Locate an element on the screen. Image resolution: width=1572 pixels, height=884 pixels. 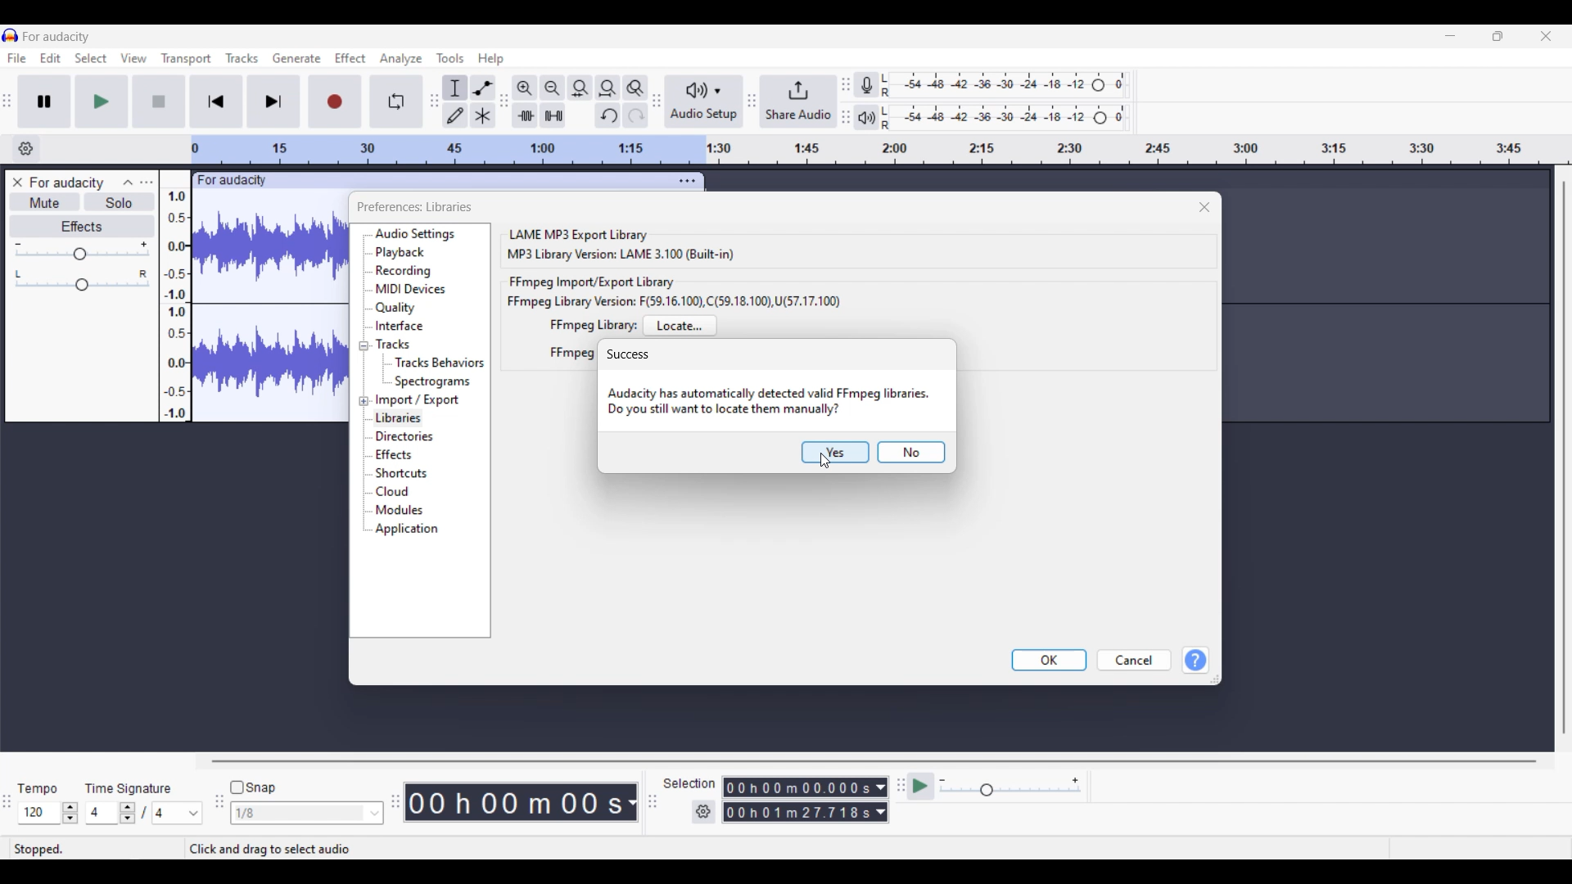
selection is located at coordinates (689, 783).